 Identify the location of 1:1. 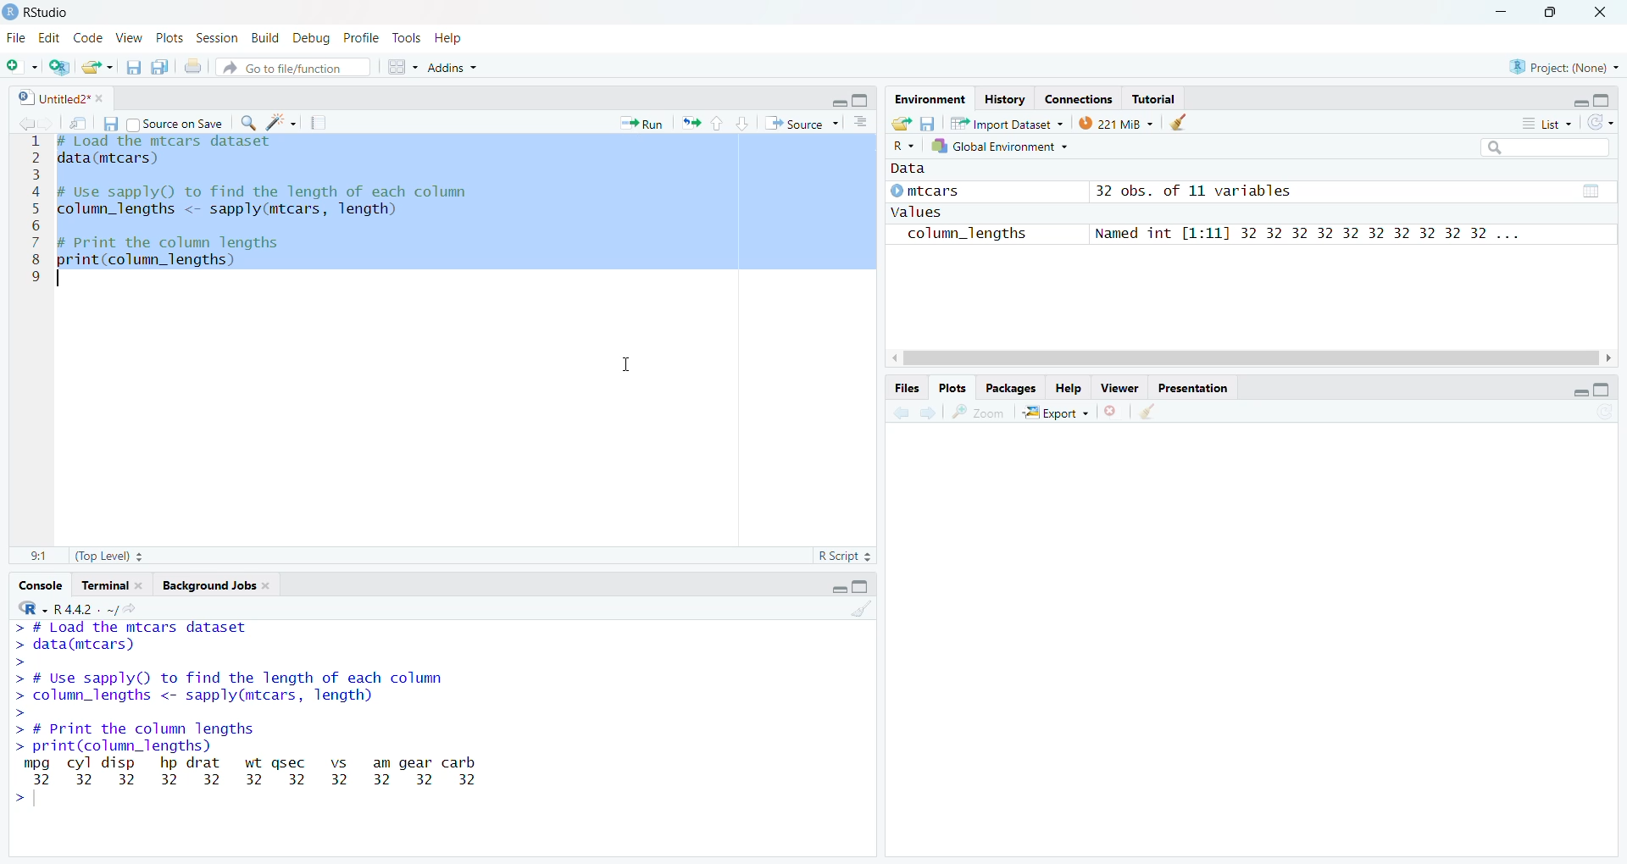
(40, 557).